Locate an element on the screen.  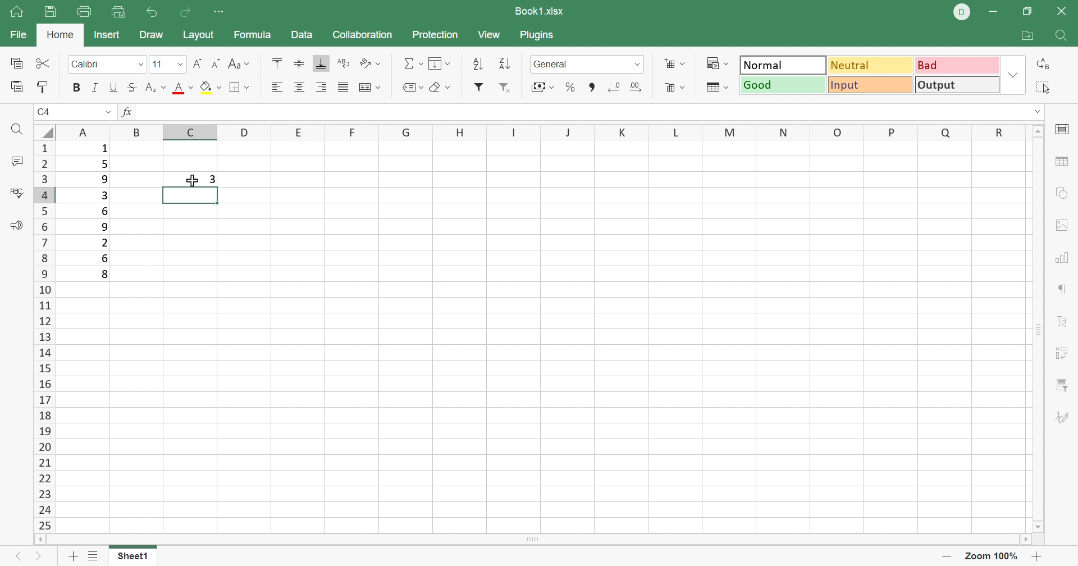
Named ranges is located at coordinates (412, 86).